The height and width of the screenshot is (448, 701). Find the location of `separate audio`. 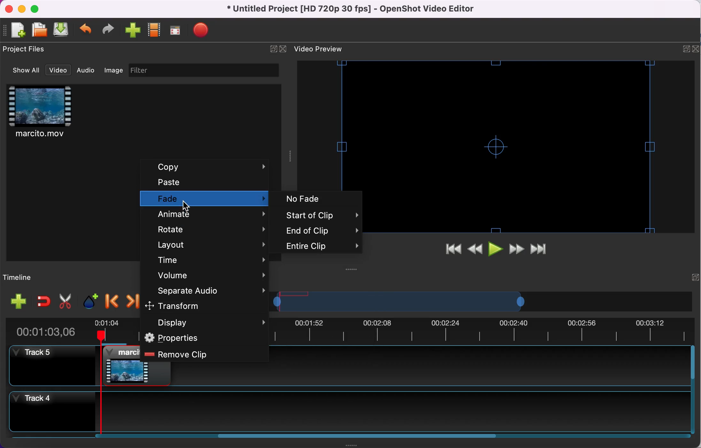

separate audio is located at coordinates (209, 292).